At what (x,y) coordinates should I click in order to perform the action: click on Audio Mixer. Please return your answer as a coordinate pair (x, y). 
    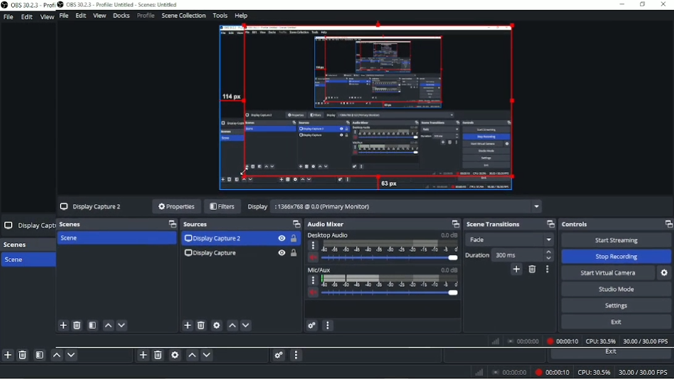
    Looking at the image, I should click on (333, 224).